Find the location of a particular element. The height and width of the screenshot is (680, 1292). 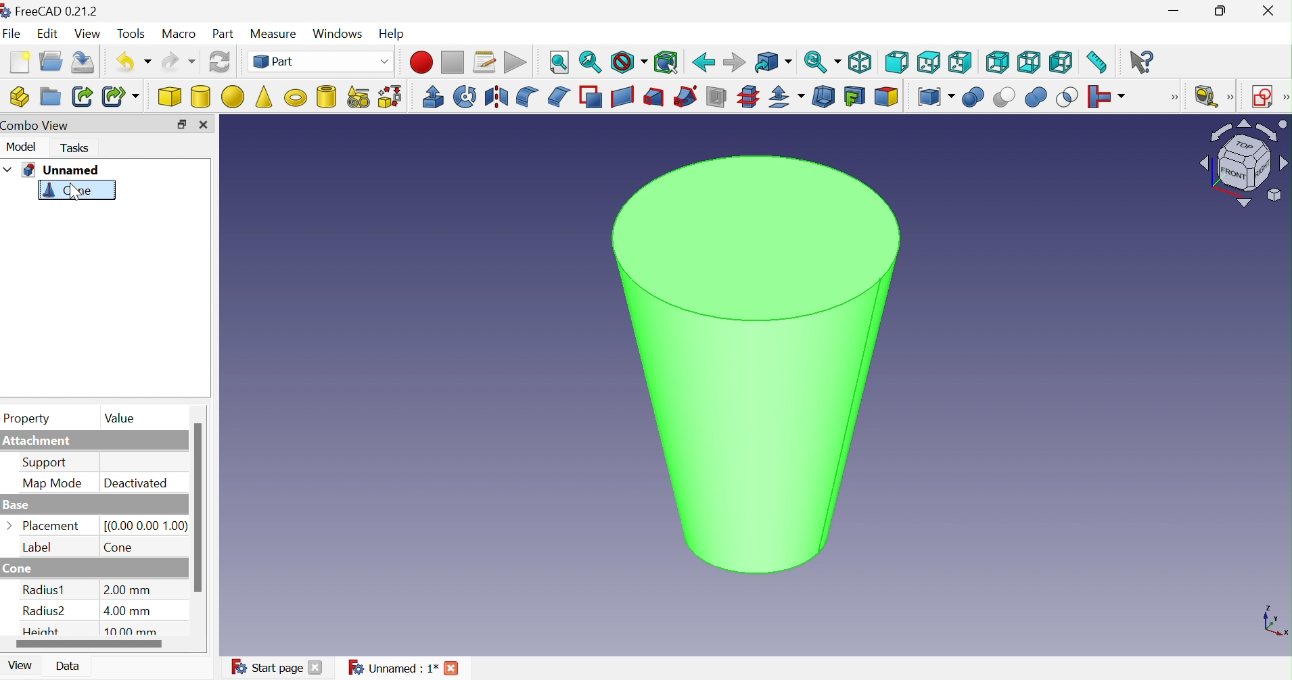

Sweep is located at coordinates (684, 98).